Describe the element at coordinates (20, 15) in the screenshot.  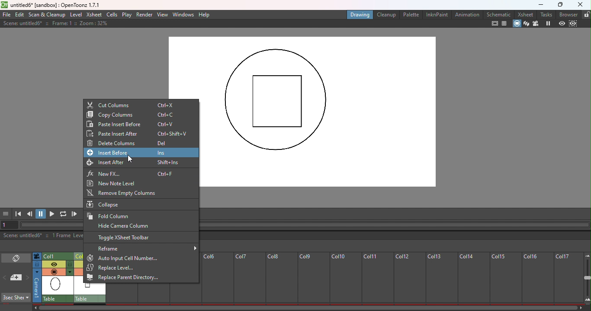
I see `Edit` at that location.